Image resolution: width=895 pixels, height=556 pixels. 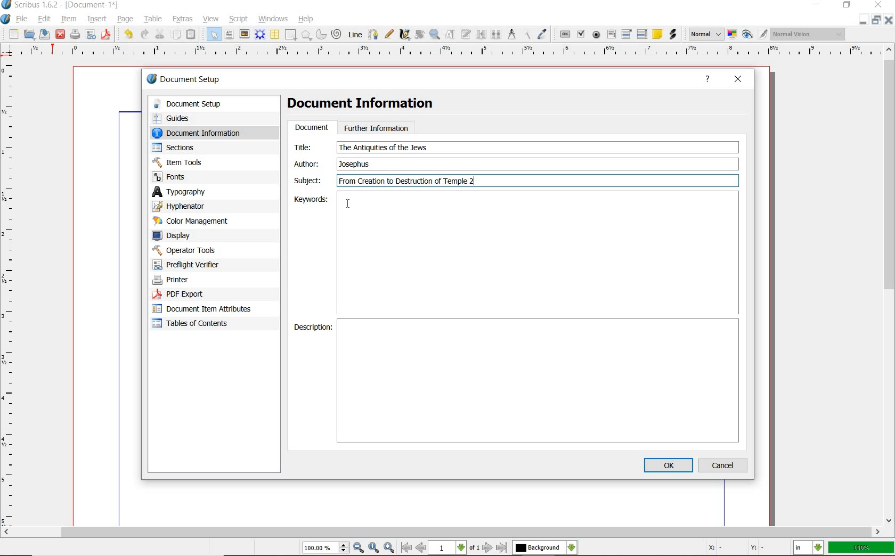 What do you see at coordinates (204, 118) in the screenshot?
I see `guides` at bounding box center [204, 118].